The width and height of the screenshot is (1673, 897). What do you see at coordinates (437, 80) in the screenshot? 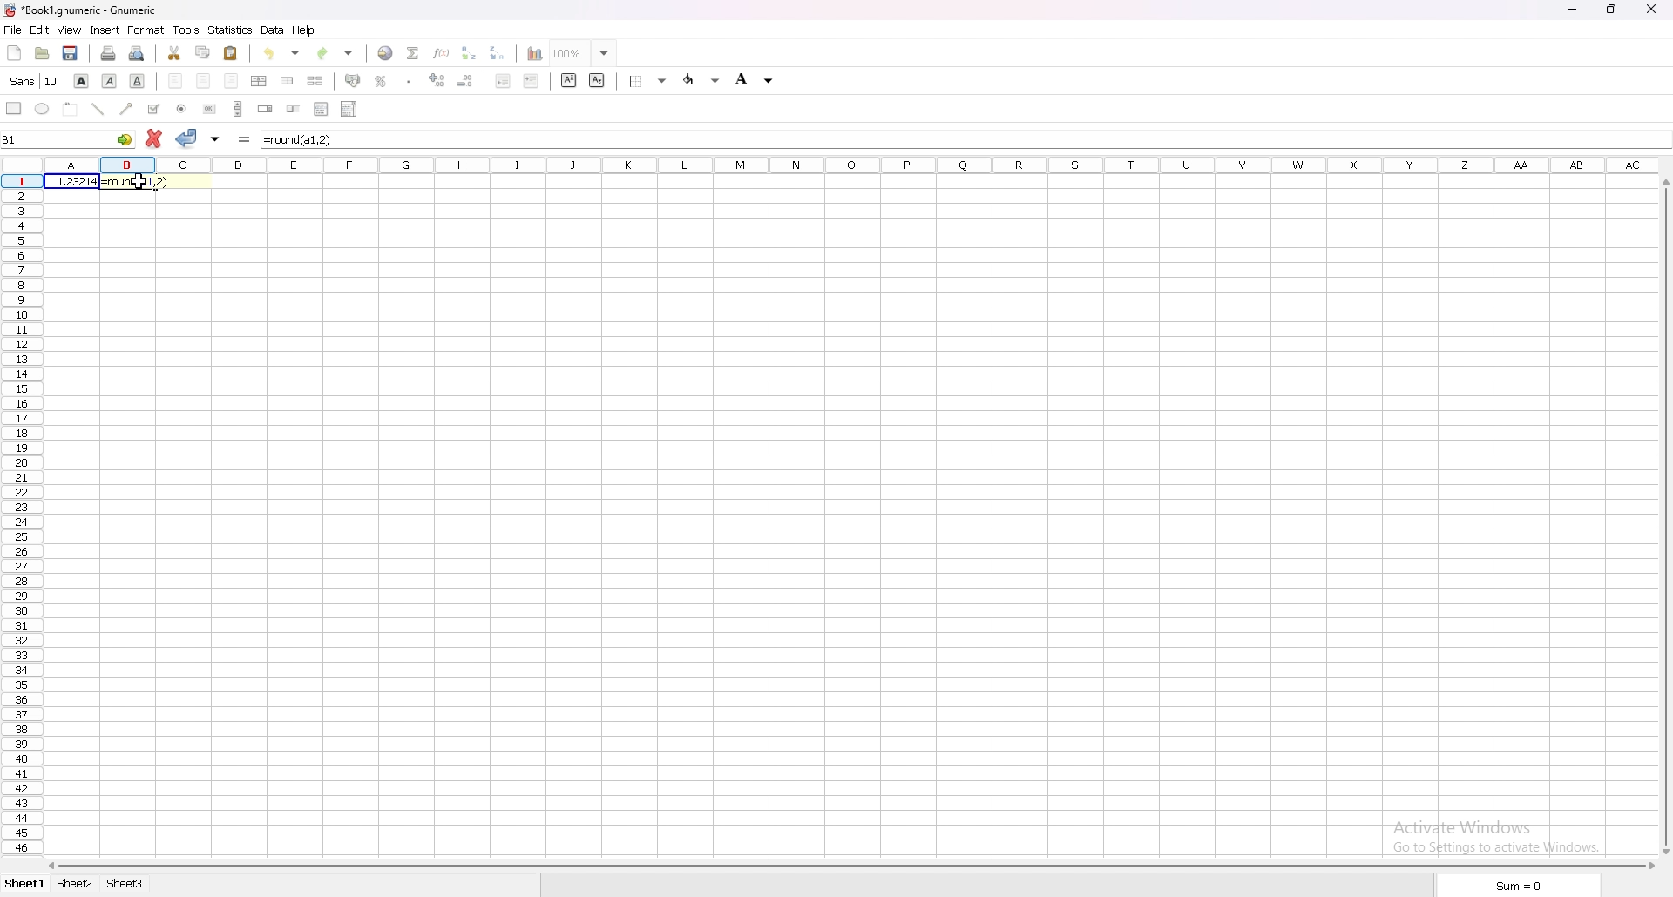
I see `increase decimals` at bounding box center [437, 80].